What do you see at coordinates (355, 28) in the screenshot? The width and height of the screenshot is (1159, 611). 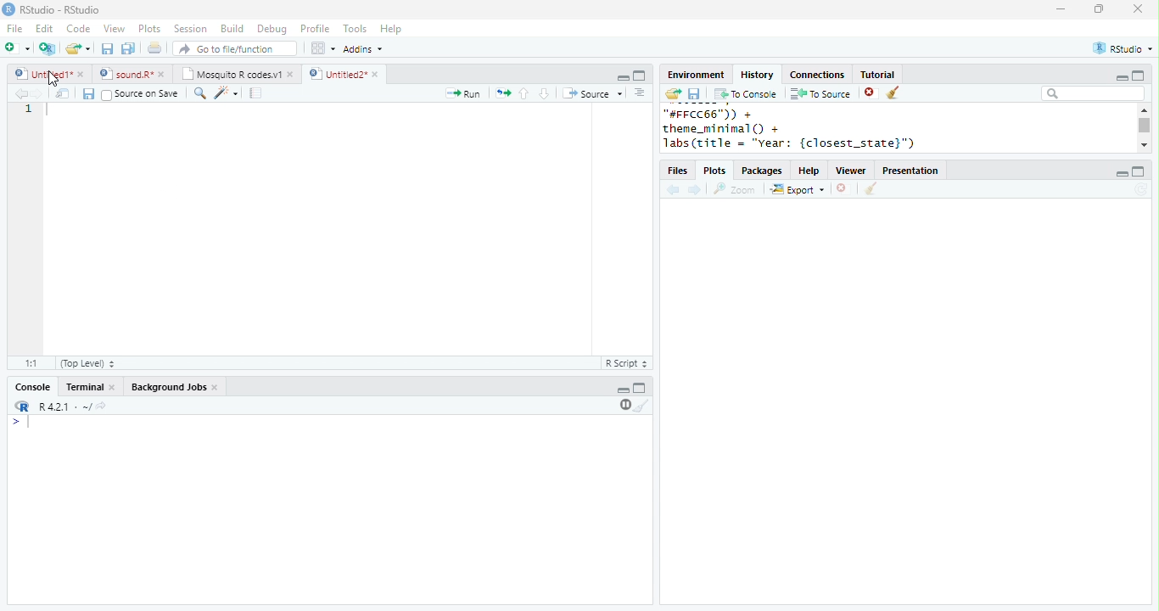 I see `Tools` at bounding box center [355, 28].